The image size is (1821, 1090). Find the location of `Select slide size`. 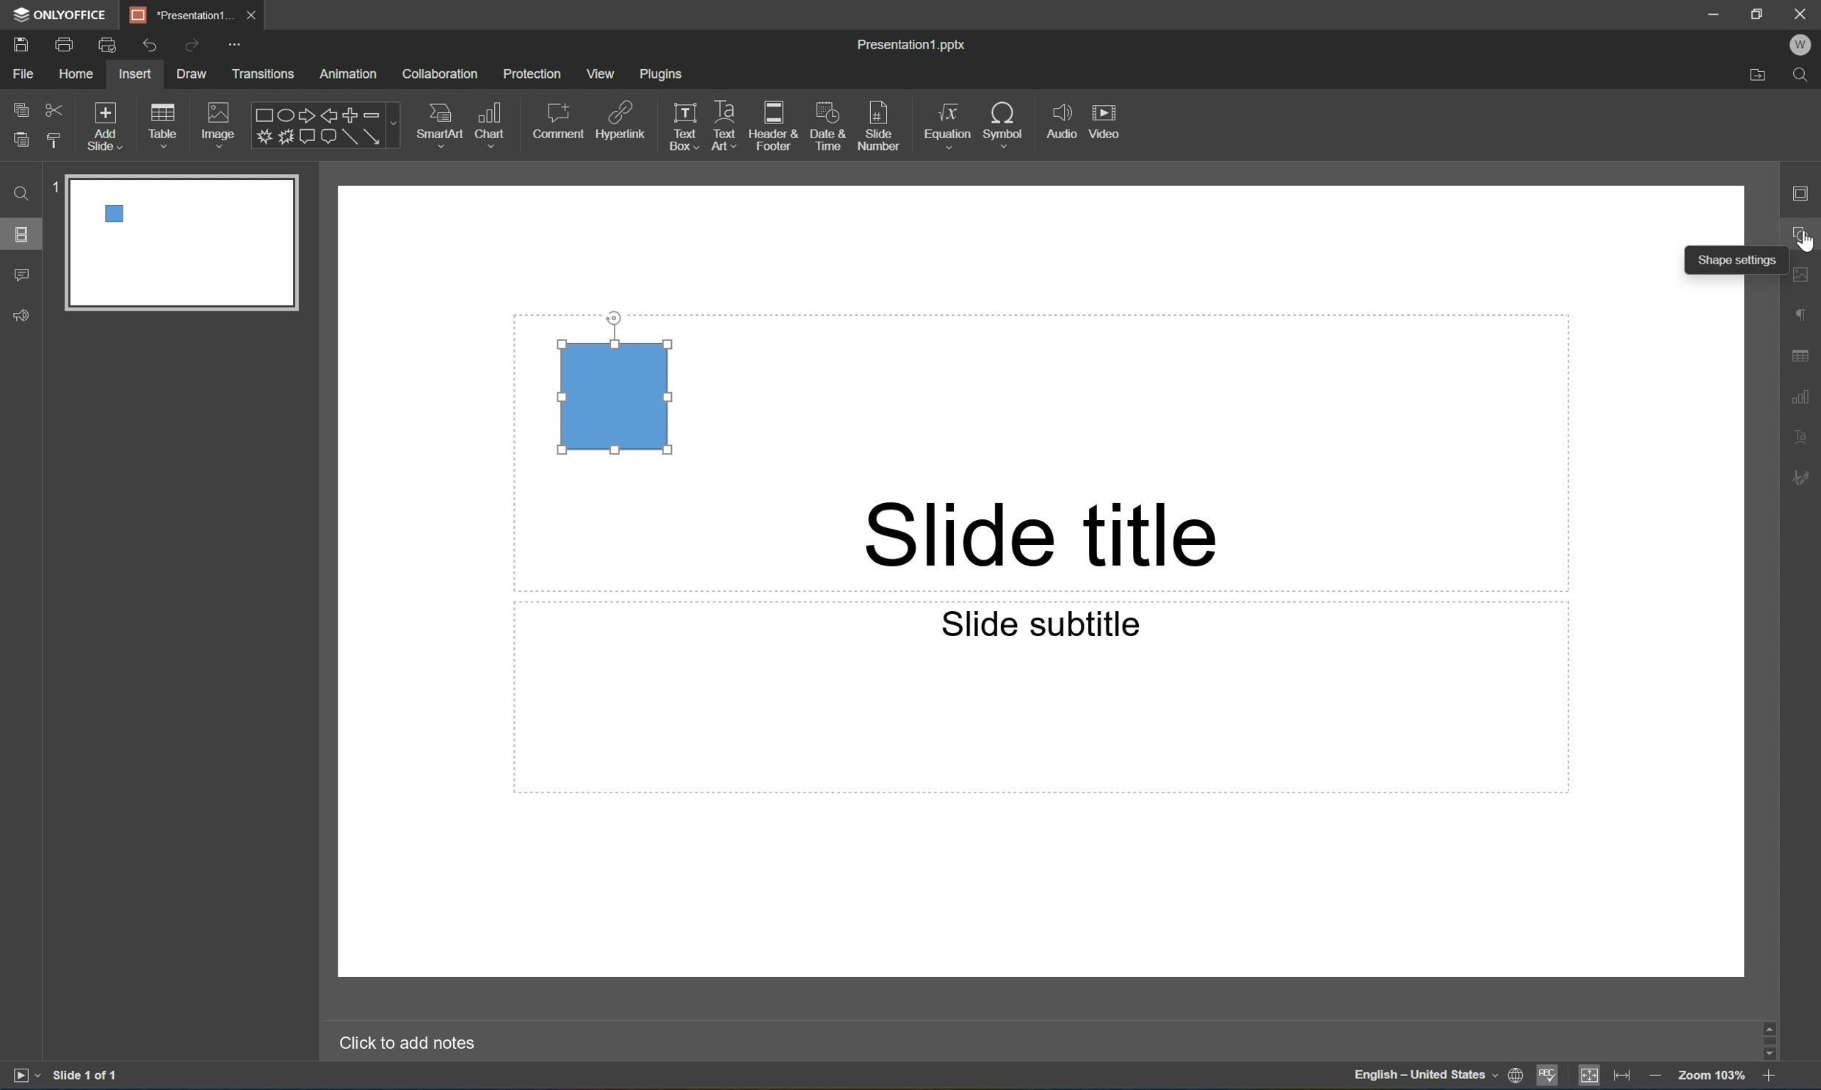

Select slide size is located at coordinates (819, 140).